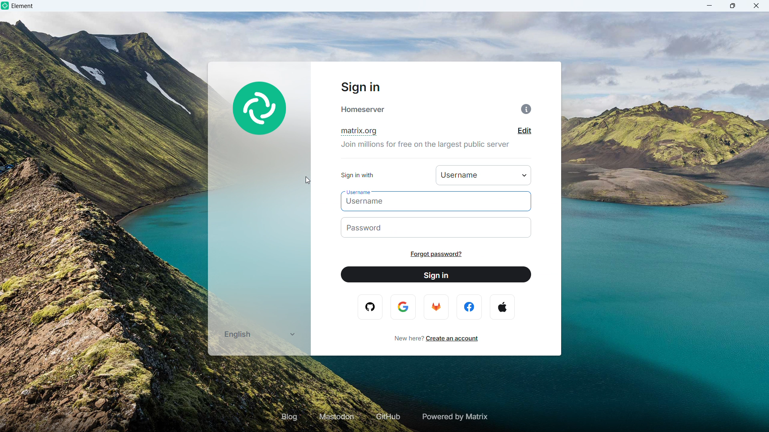 This screenshot has height=432, width=769. I want to click on Information , so click(526, 109).